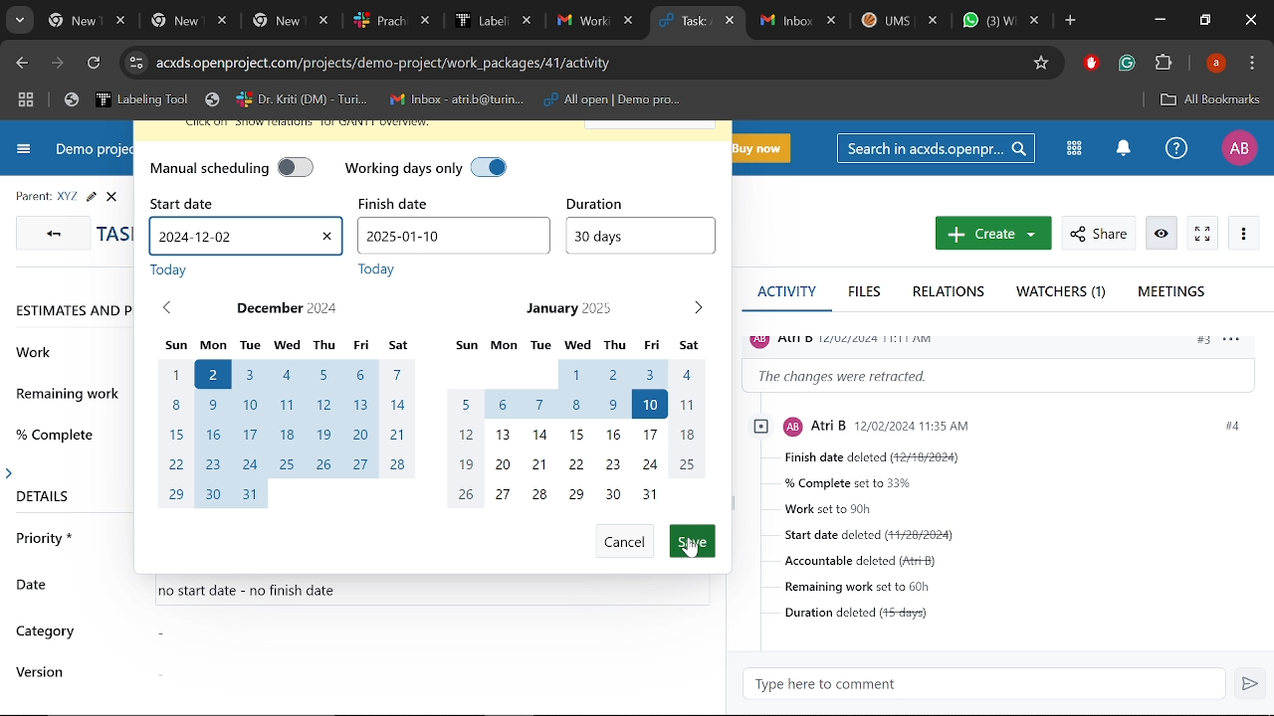 The height and width of the screenshot is (716, 1274). What do you see at coordinates (725, 566) in the screenshot?
I see `scrollbar` at bounding box center [725, 566].